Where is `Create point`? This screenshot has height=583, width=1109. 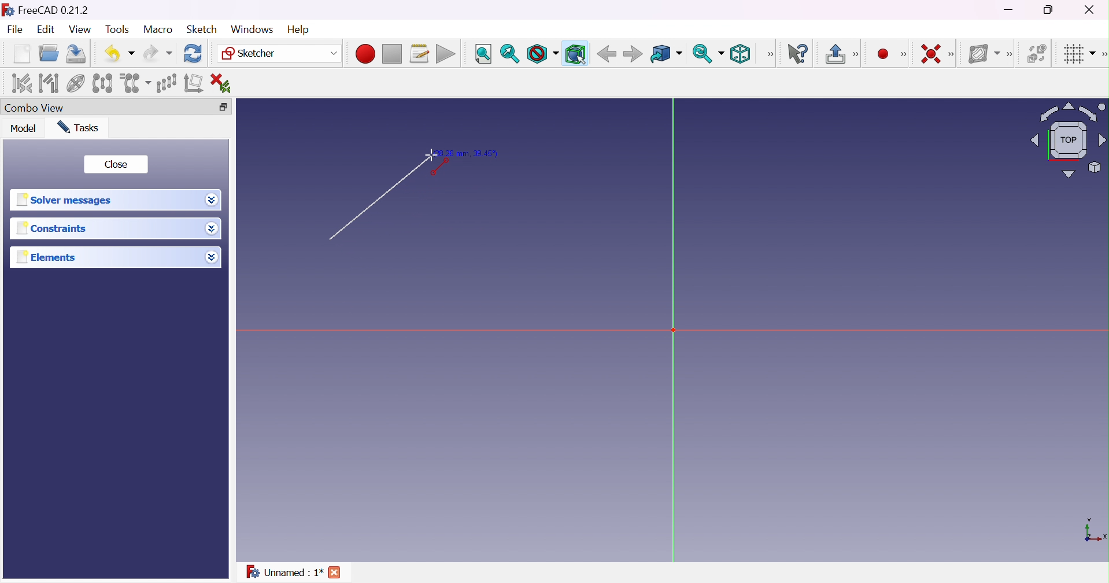
Create point is located at coordinates (881, 53).